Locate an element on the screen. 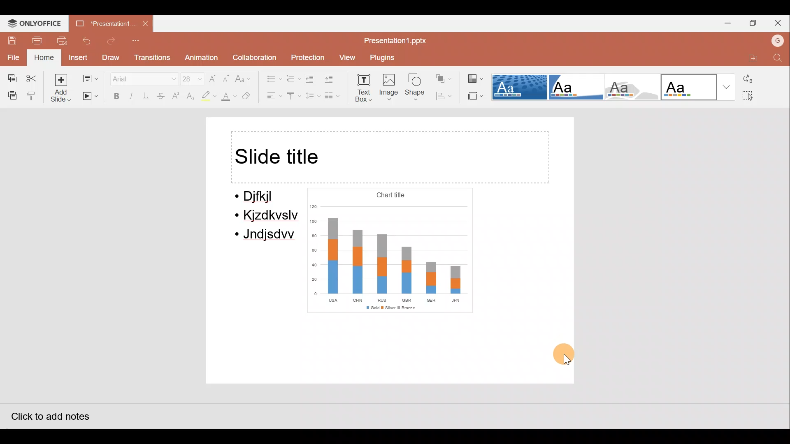 This screenshot has height=444, width=790. Collaboration is located at coordinates (256, 56).